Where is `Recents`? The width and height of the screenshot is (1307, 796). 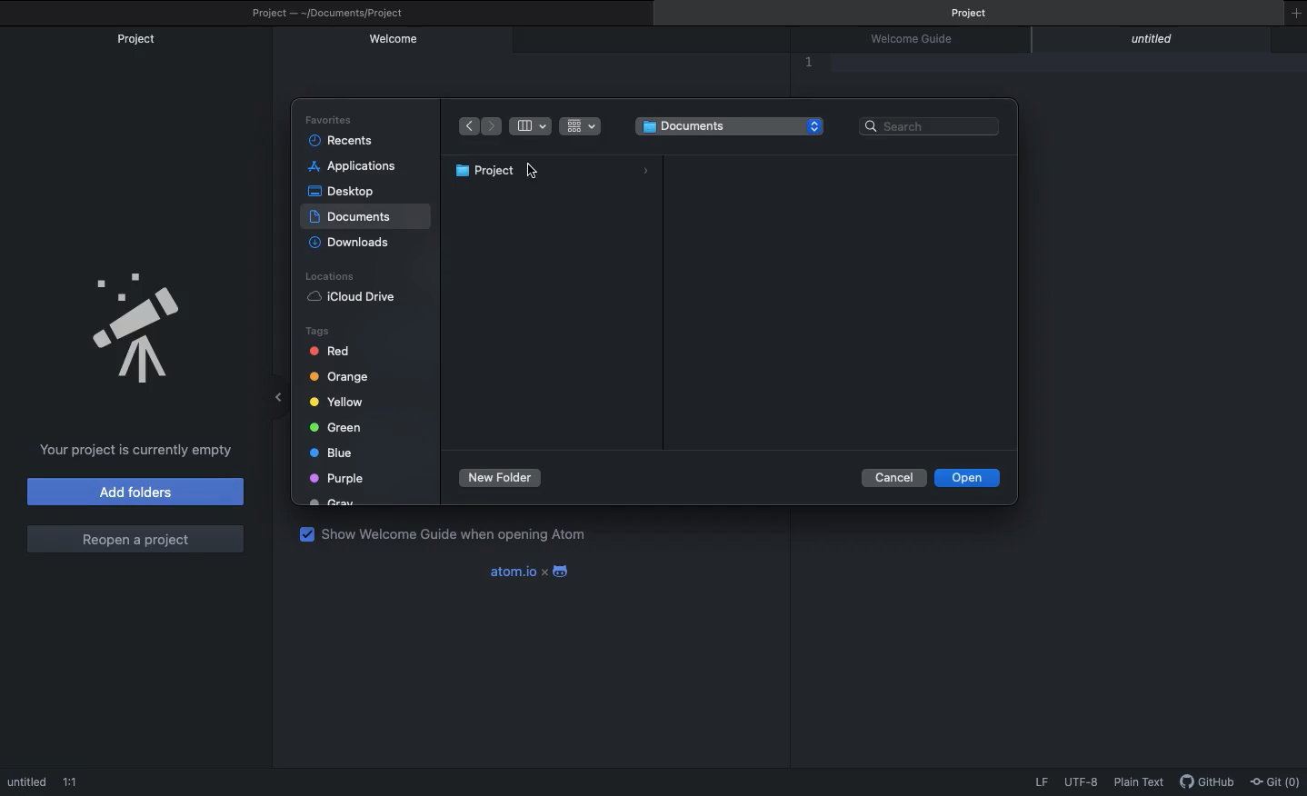 Recents is located at coordinates (346, 141).